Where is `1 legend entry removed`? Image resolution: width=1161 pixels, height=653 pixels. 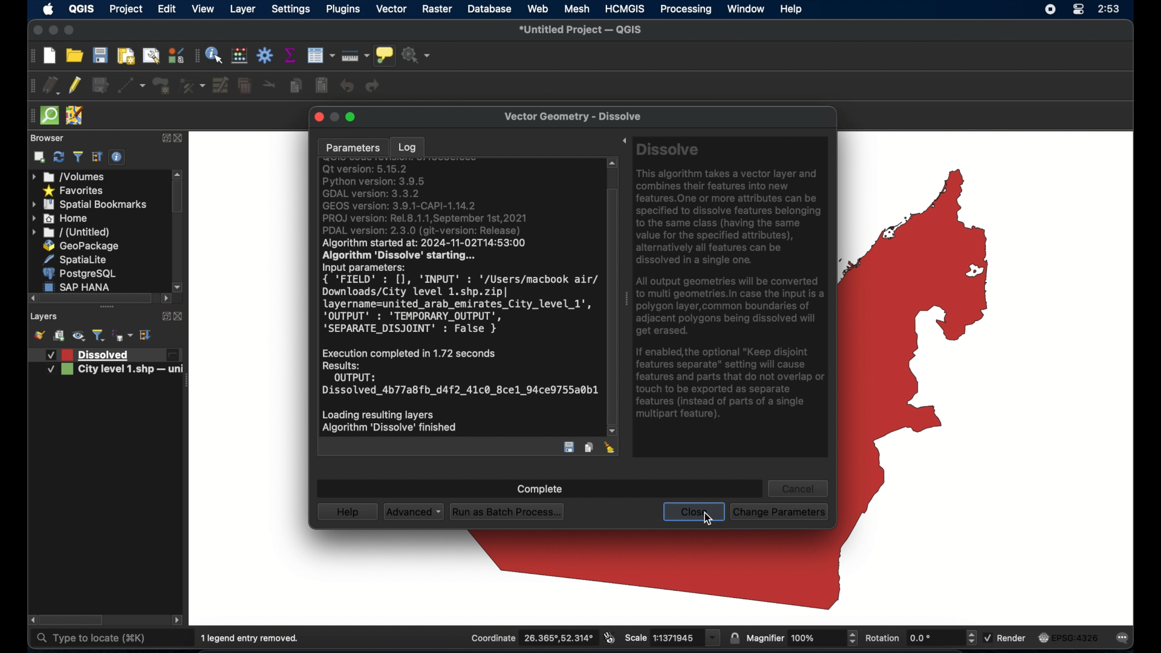 1 legend entry removed is located at coordinates (252, 638).